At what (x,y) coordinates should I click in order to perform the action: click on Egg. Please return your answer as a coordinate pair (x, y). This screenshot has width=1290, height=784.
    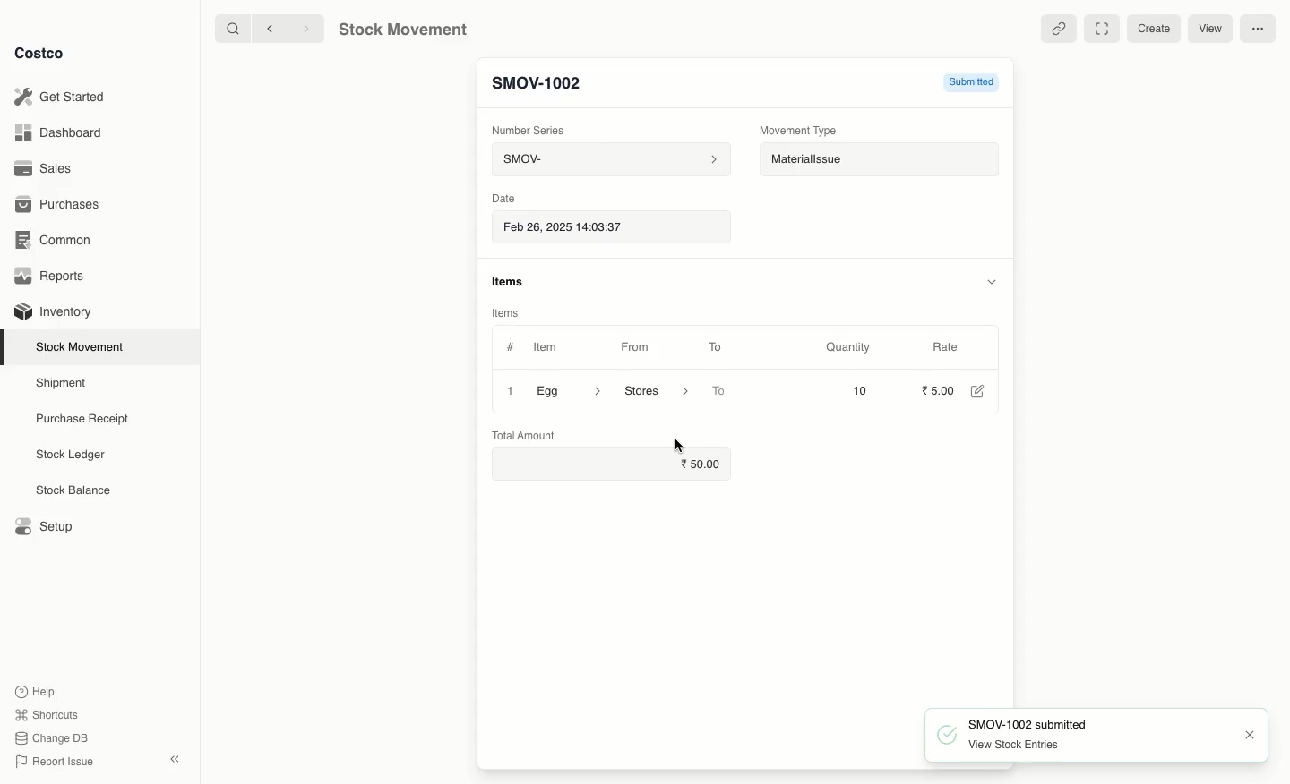
    Looking at the image, I should click on (569, 390).